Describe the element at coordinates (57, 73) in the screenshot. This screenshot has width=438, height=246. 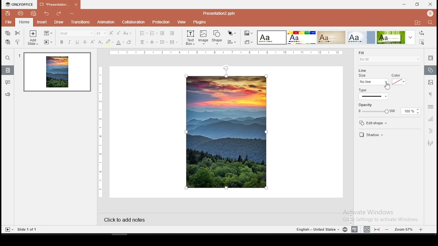
I see `slide 1` at that location.